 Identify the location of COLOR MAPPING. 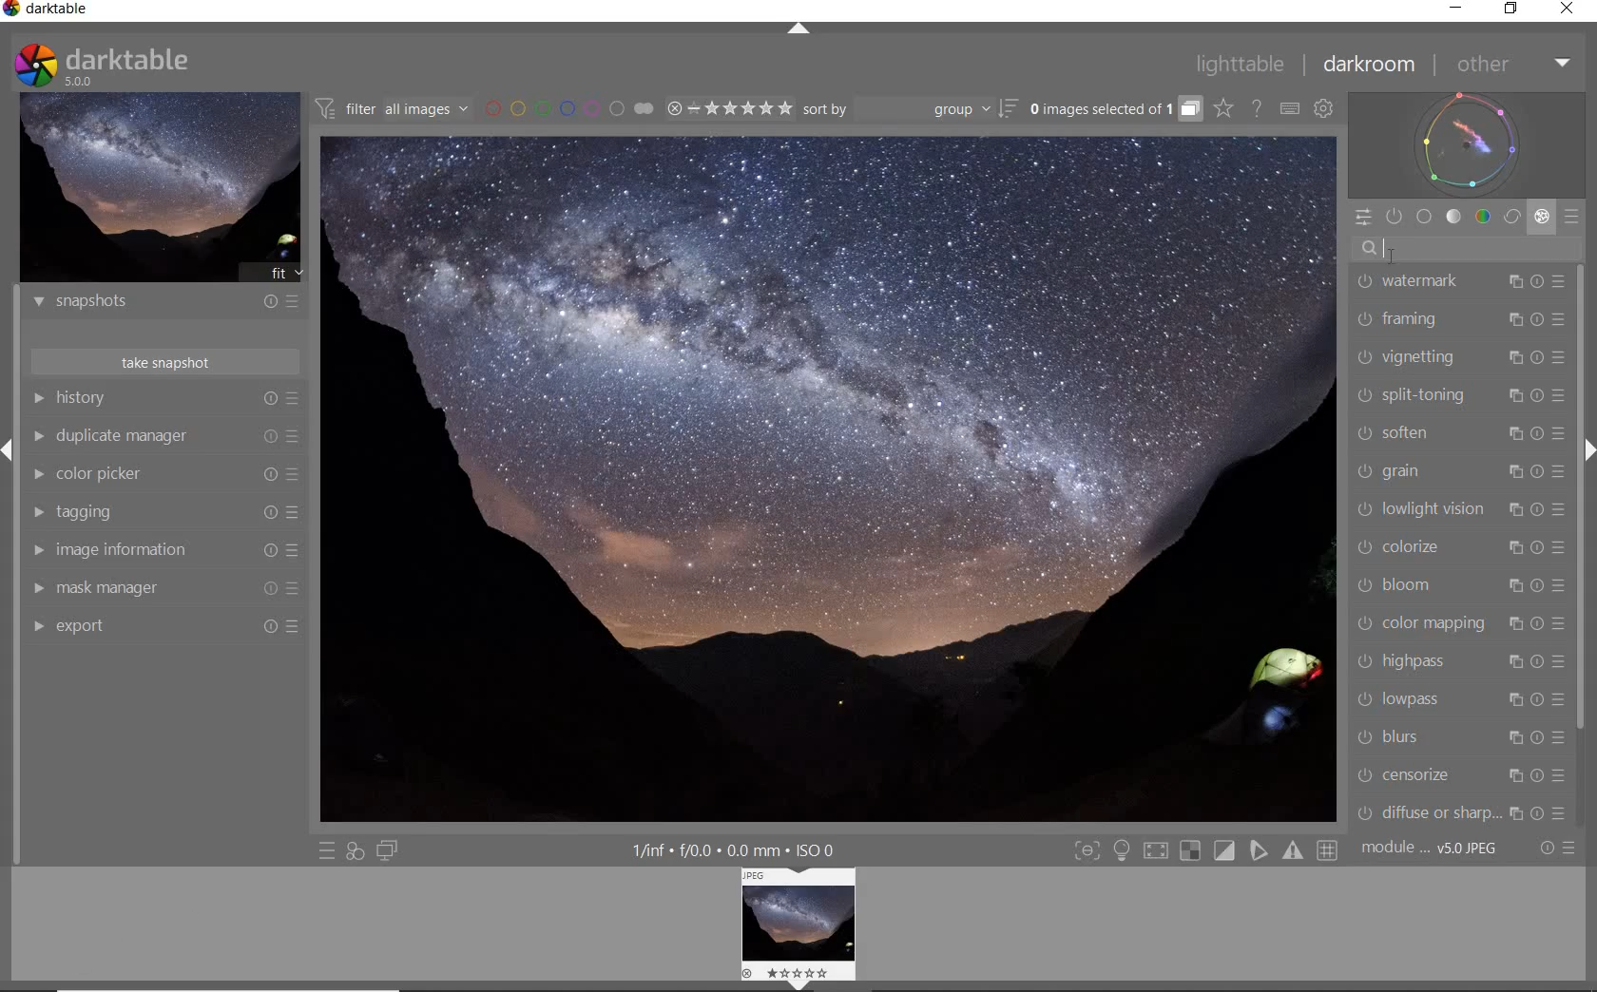
(1420, 625).